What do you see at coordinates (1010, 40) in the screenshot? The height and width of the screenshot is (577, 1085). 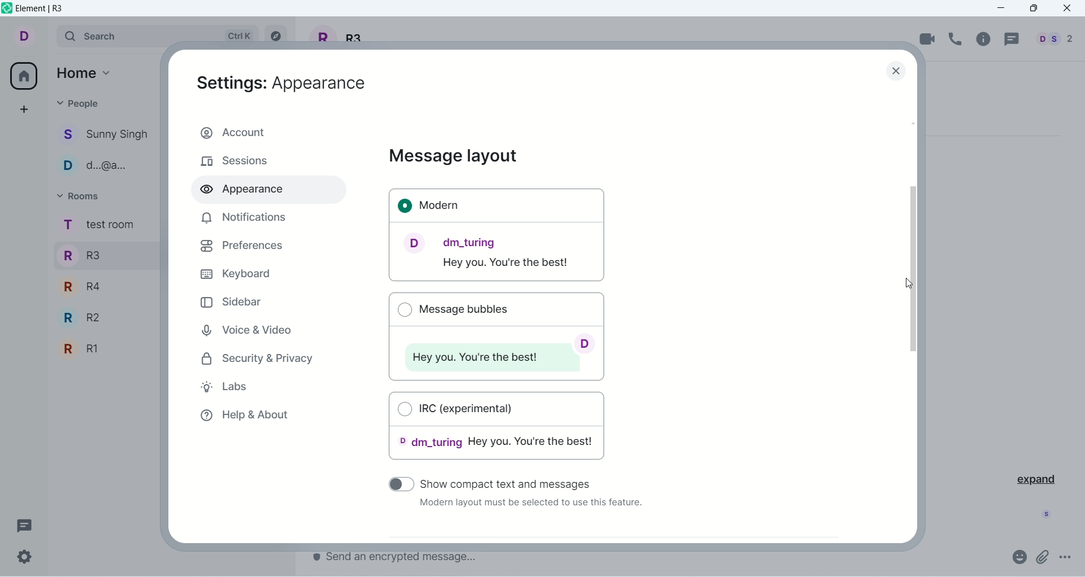 I see `threads` at bounding box center [1010, 40].